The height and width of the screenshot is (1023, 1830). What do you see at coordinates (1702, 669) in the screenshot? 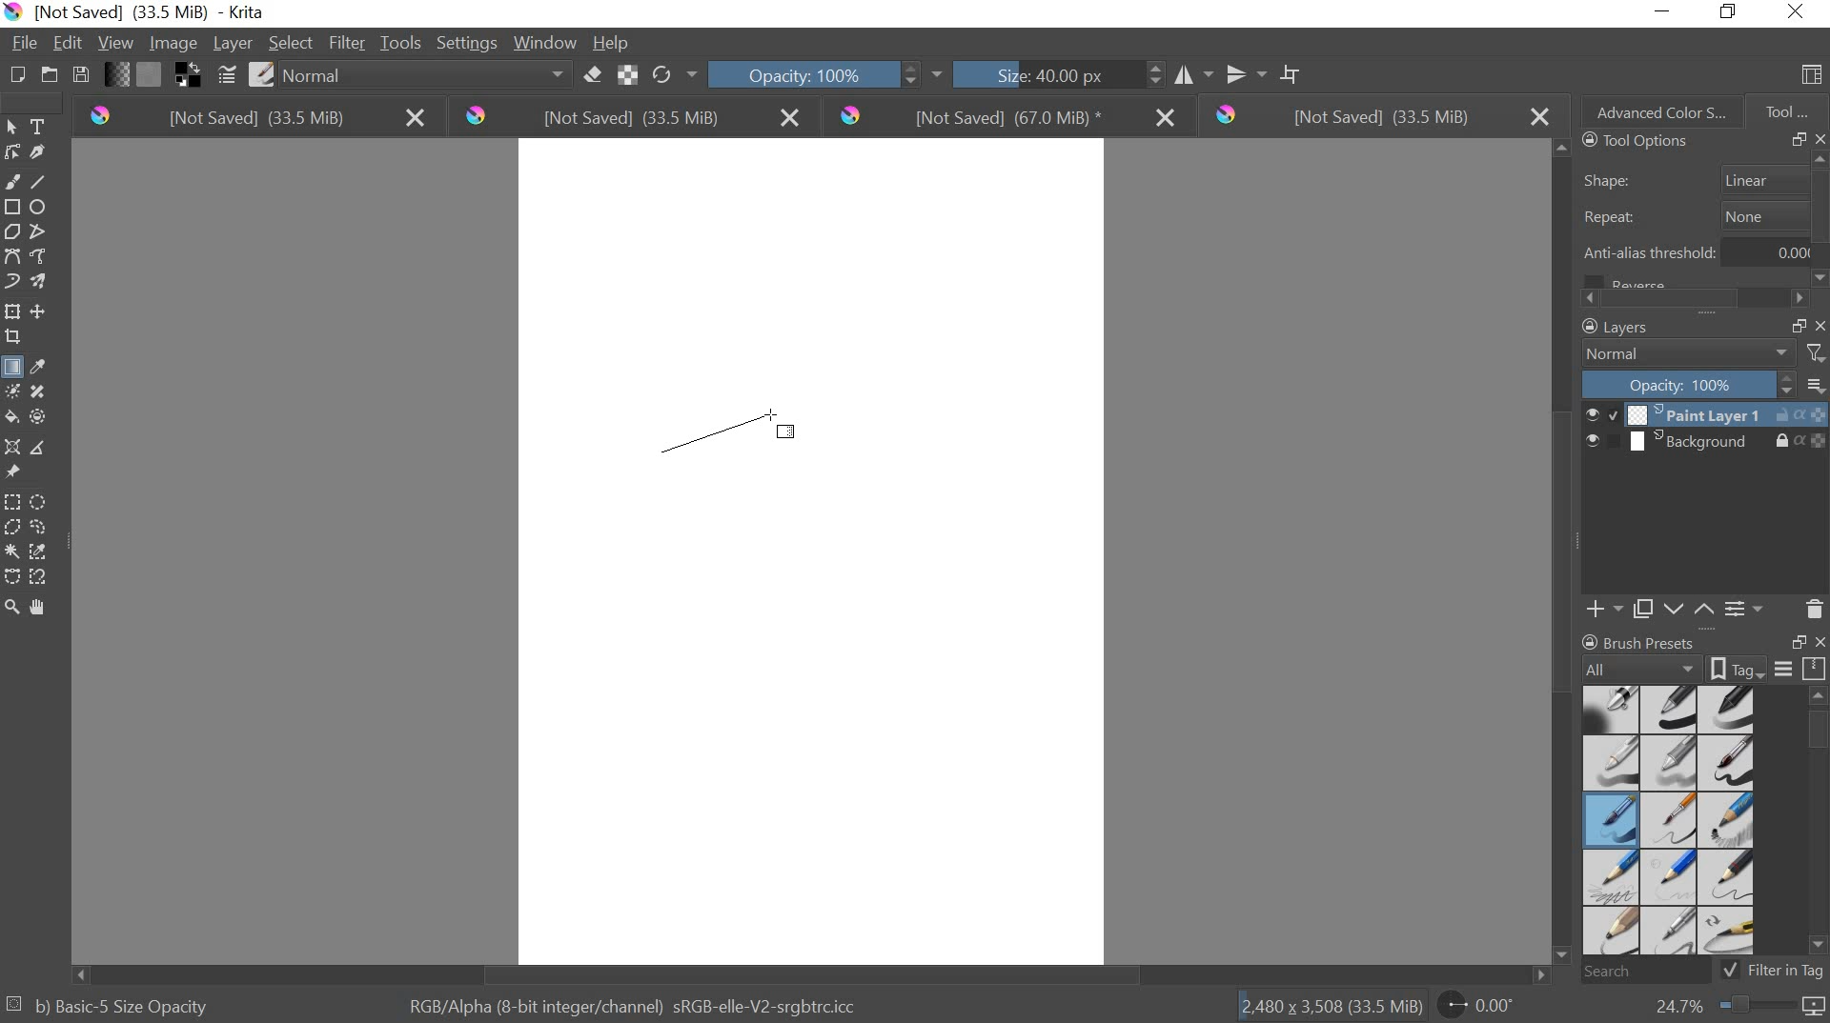
I see `BRUSH PROPERTIES` at bounding box center [1702, 669].